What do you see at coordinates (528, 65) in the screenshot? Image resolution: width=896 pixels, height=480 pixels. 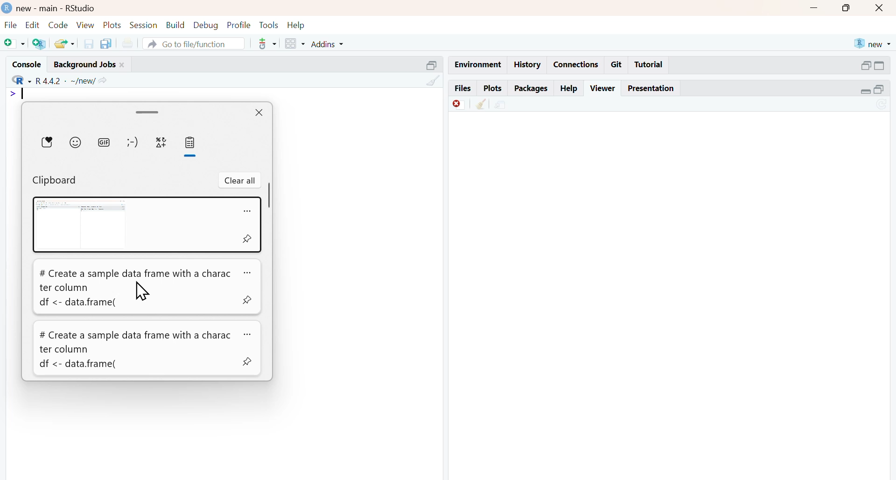 I see `history` at bounding box center [528, 65].